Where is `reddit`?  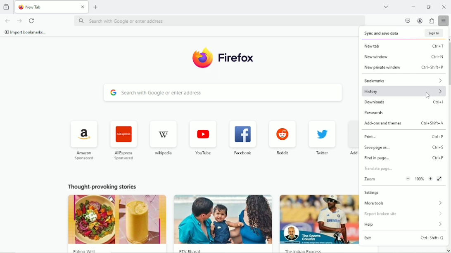 reddit is located at coordinates (282, 154).